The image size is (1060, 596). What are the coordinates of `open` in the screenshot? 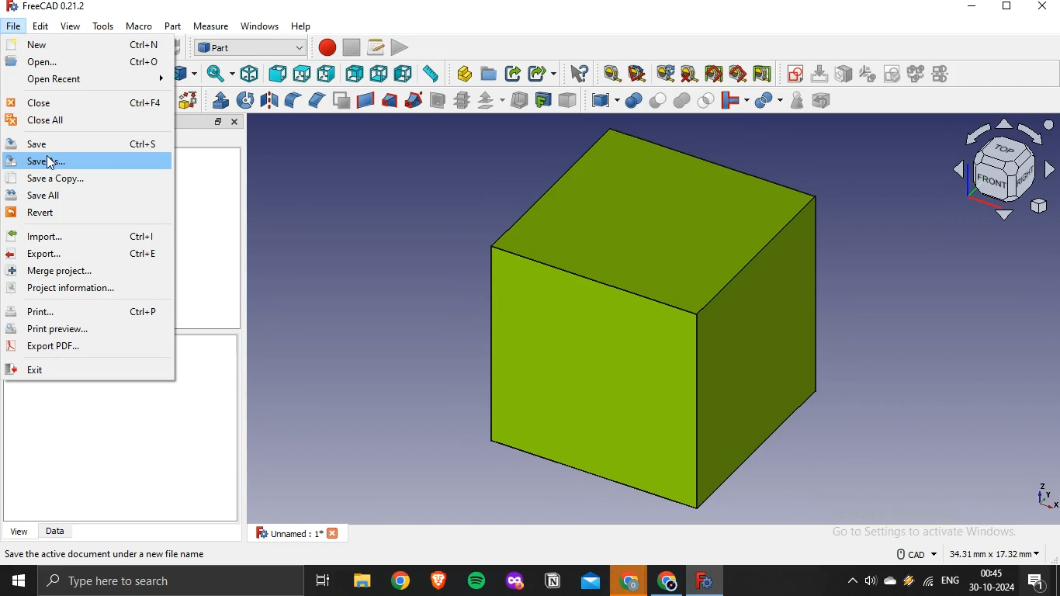 It's located at (85, 62).